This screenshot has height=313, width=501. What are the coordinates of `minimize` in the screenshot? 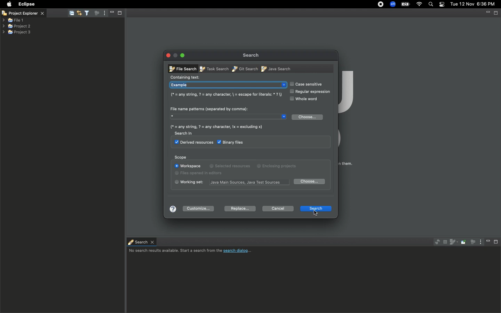 It's located at (111, 13).